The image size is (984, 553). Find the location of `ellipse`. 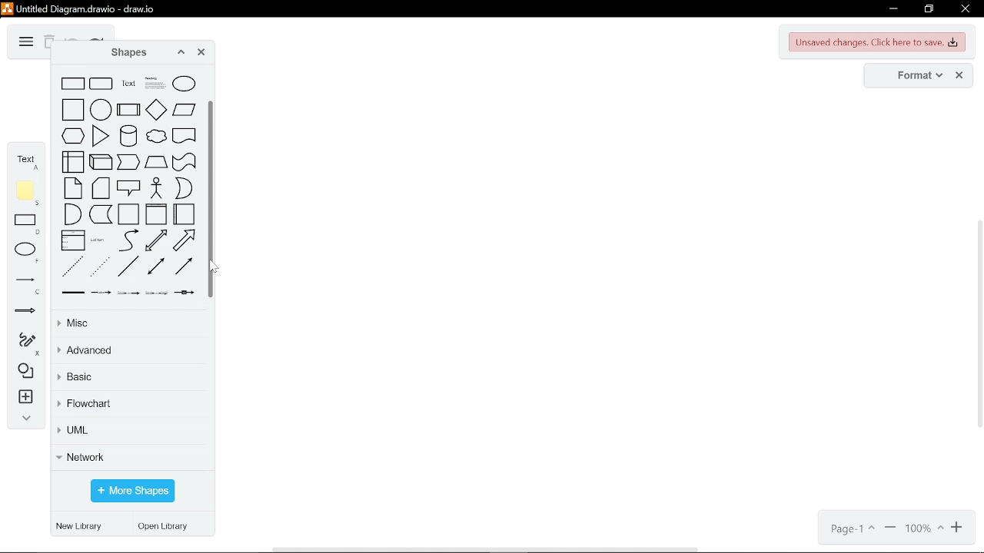

ellipse is located at coordinates (184, 84).